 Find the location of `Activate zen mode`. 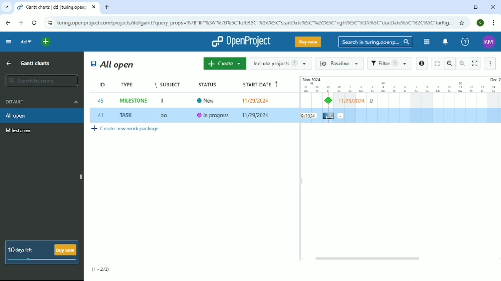

Activate zen mode is located at coordinates (475, 64).